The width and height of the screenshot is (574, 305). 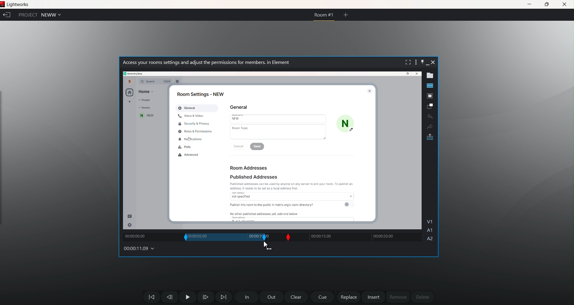 I want to click on Home, so click(x=146, y=92).